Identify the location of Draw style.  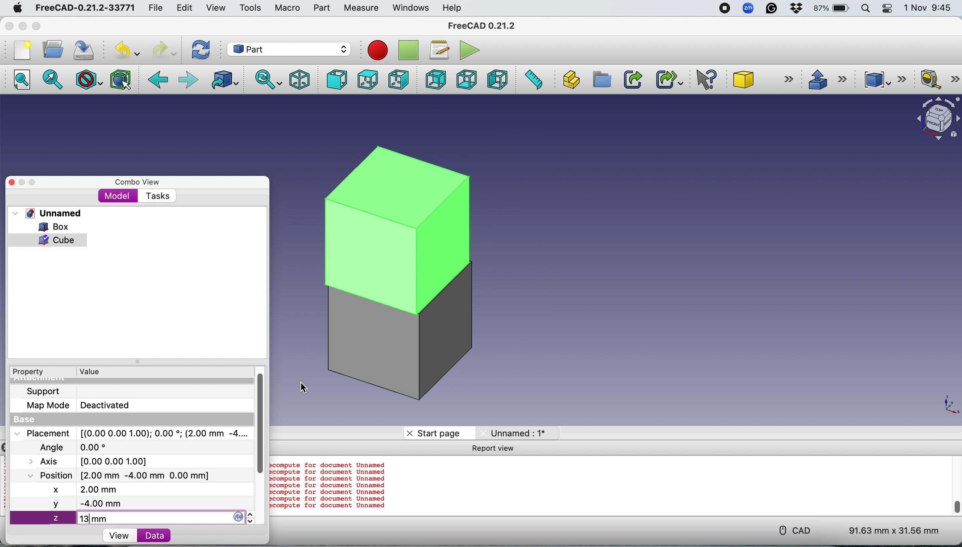
(90, 80).